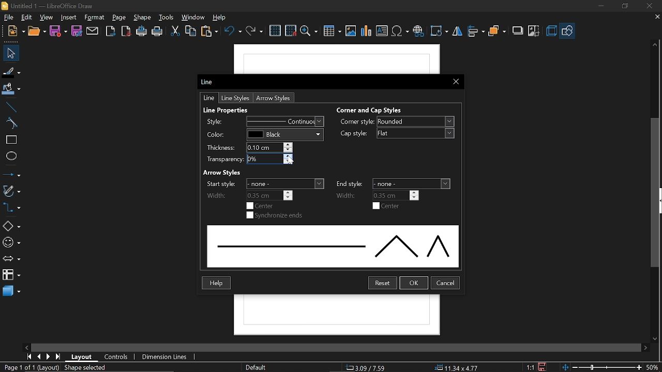 This screenshot has height=372, width=662. I want to click on File, so click(10, 17).